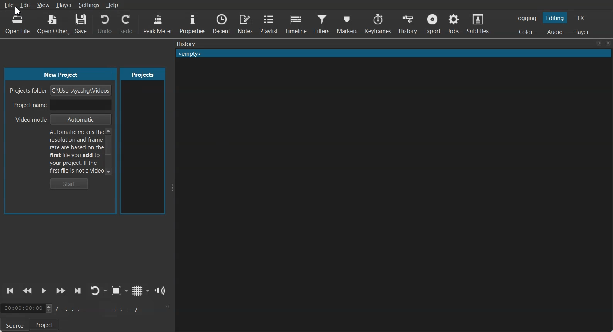 The width and height of the screenshot is (613, 332). I want to click on Play Quickly Backward, so click(27, 291).